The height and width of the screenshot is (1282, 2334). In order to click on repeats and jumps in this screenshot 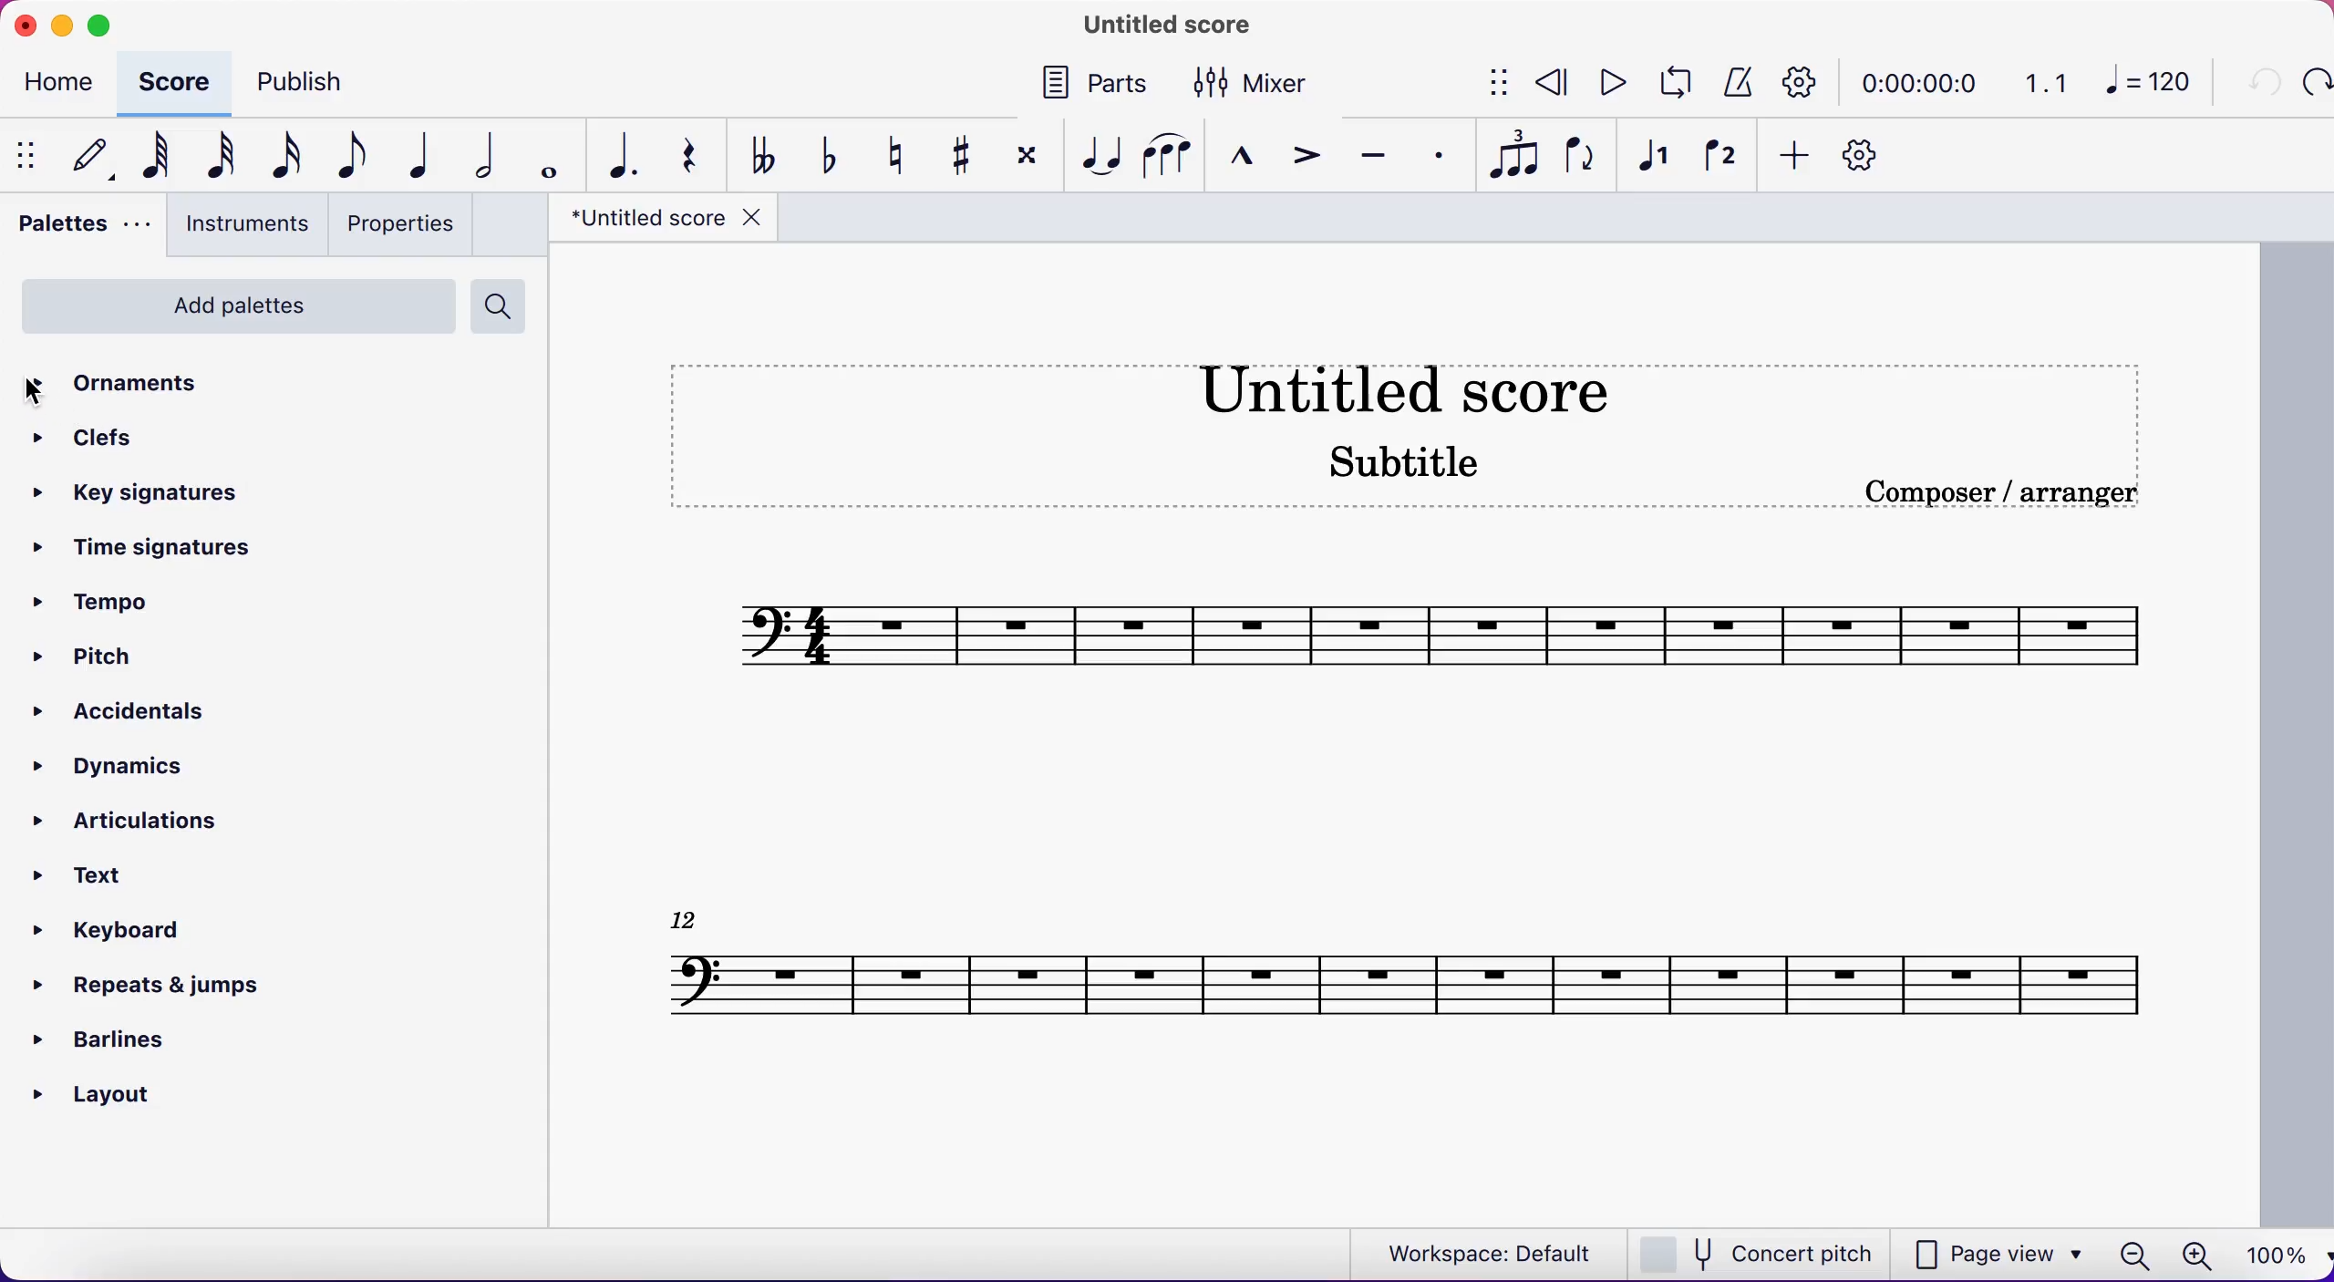, I will do `click(151, 985)`.